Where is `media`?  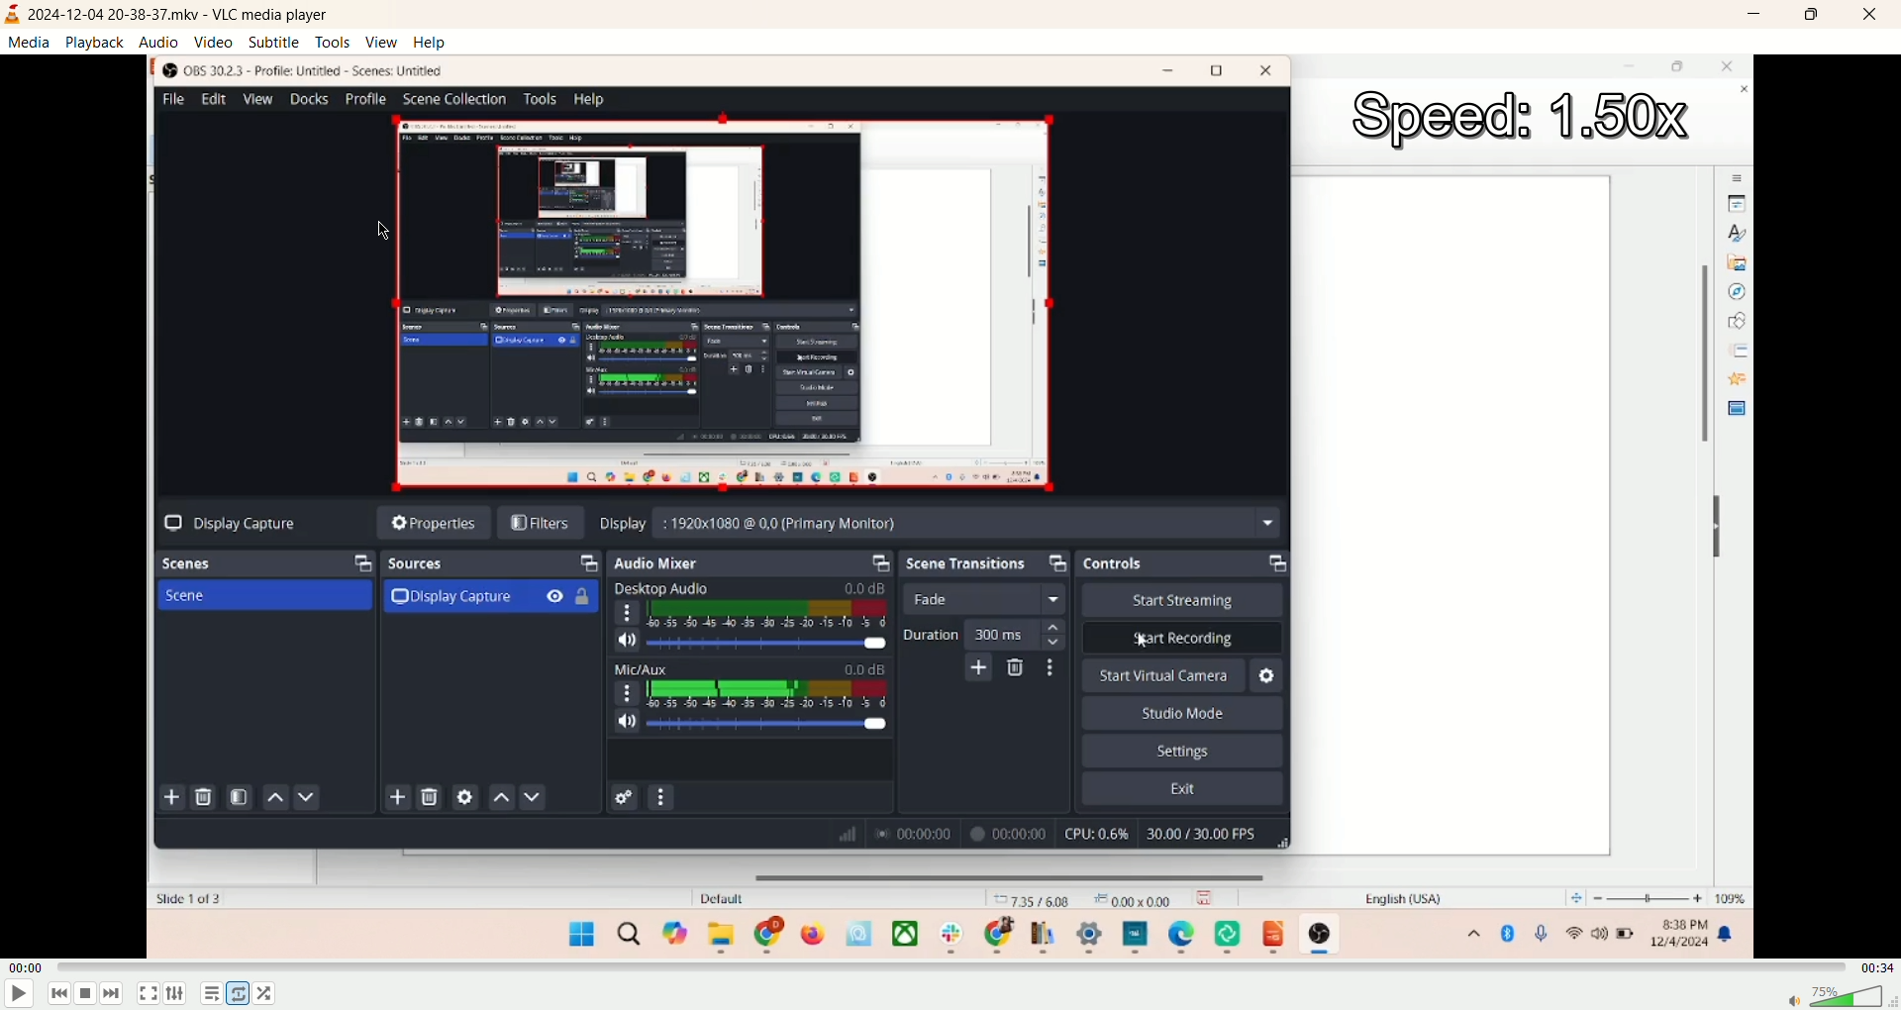
media is located at coordinates (29, 44).